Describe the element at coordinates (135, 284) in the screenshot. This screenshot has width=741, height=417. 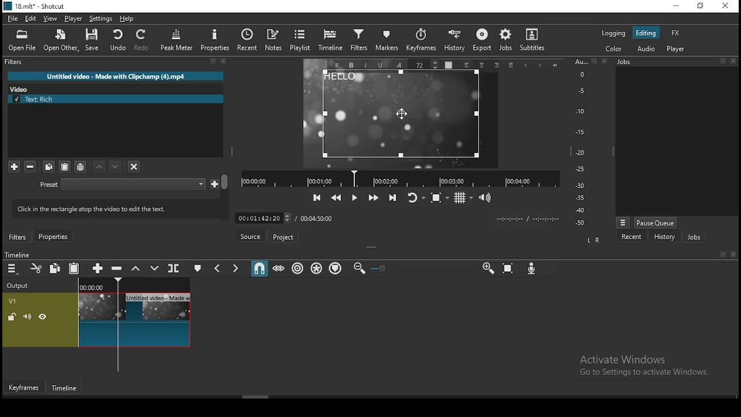
I see `Timeline` at that location.